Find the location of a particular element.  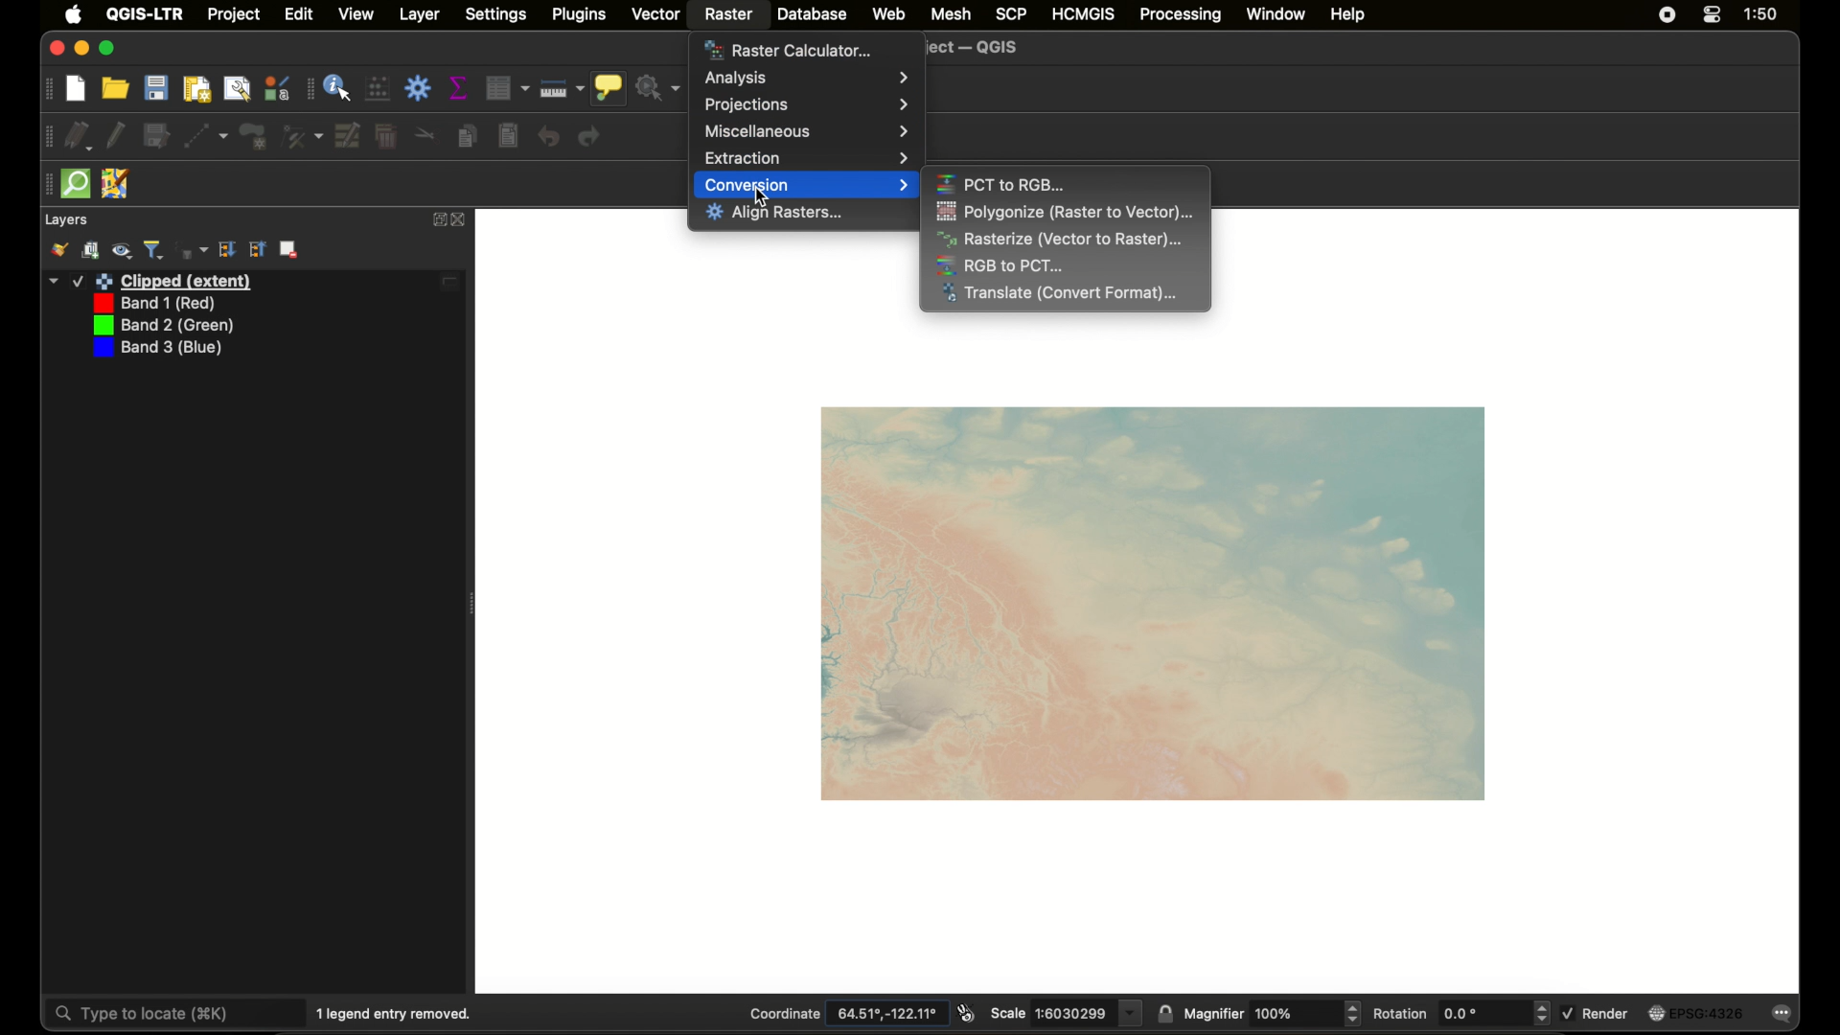

time is located at coordinates (1760, 14).